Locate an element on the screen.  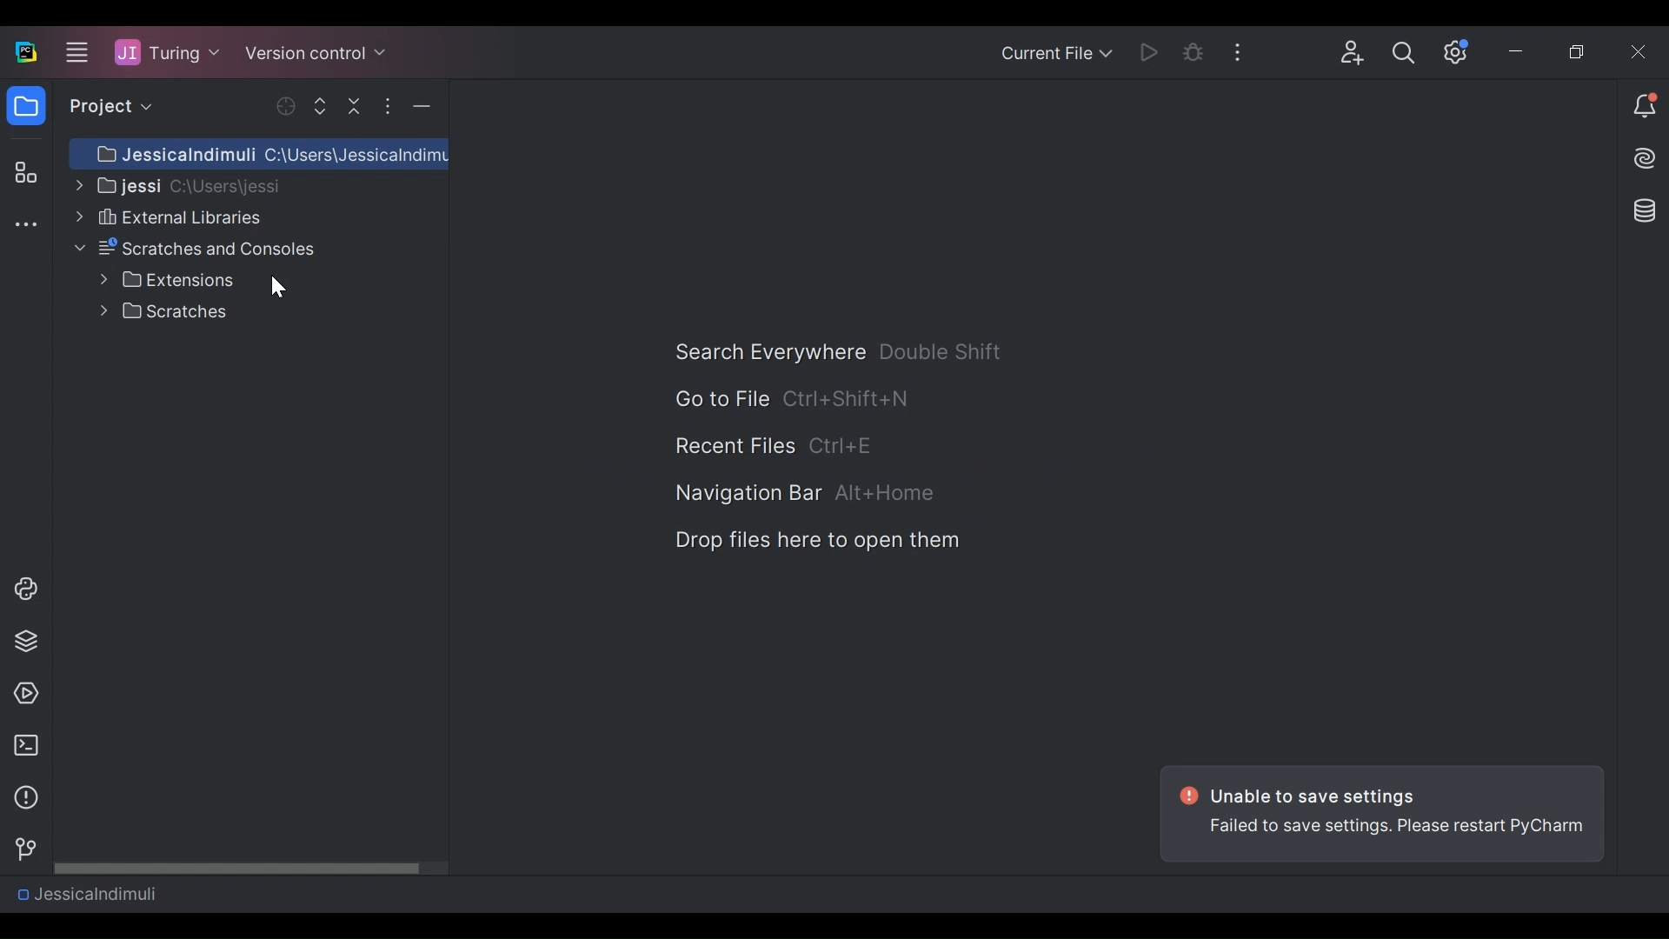
Cursor is located at coordinates (276, 286).